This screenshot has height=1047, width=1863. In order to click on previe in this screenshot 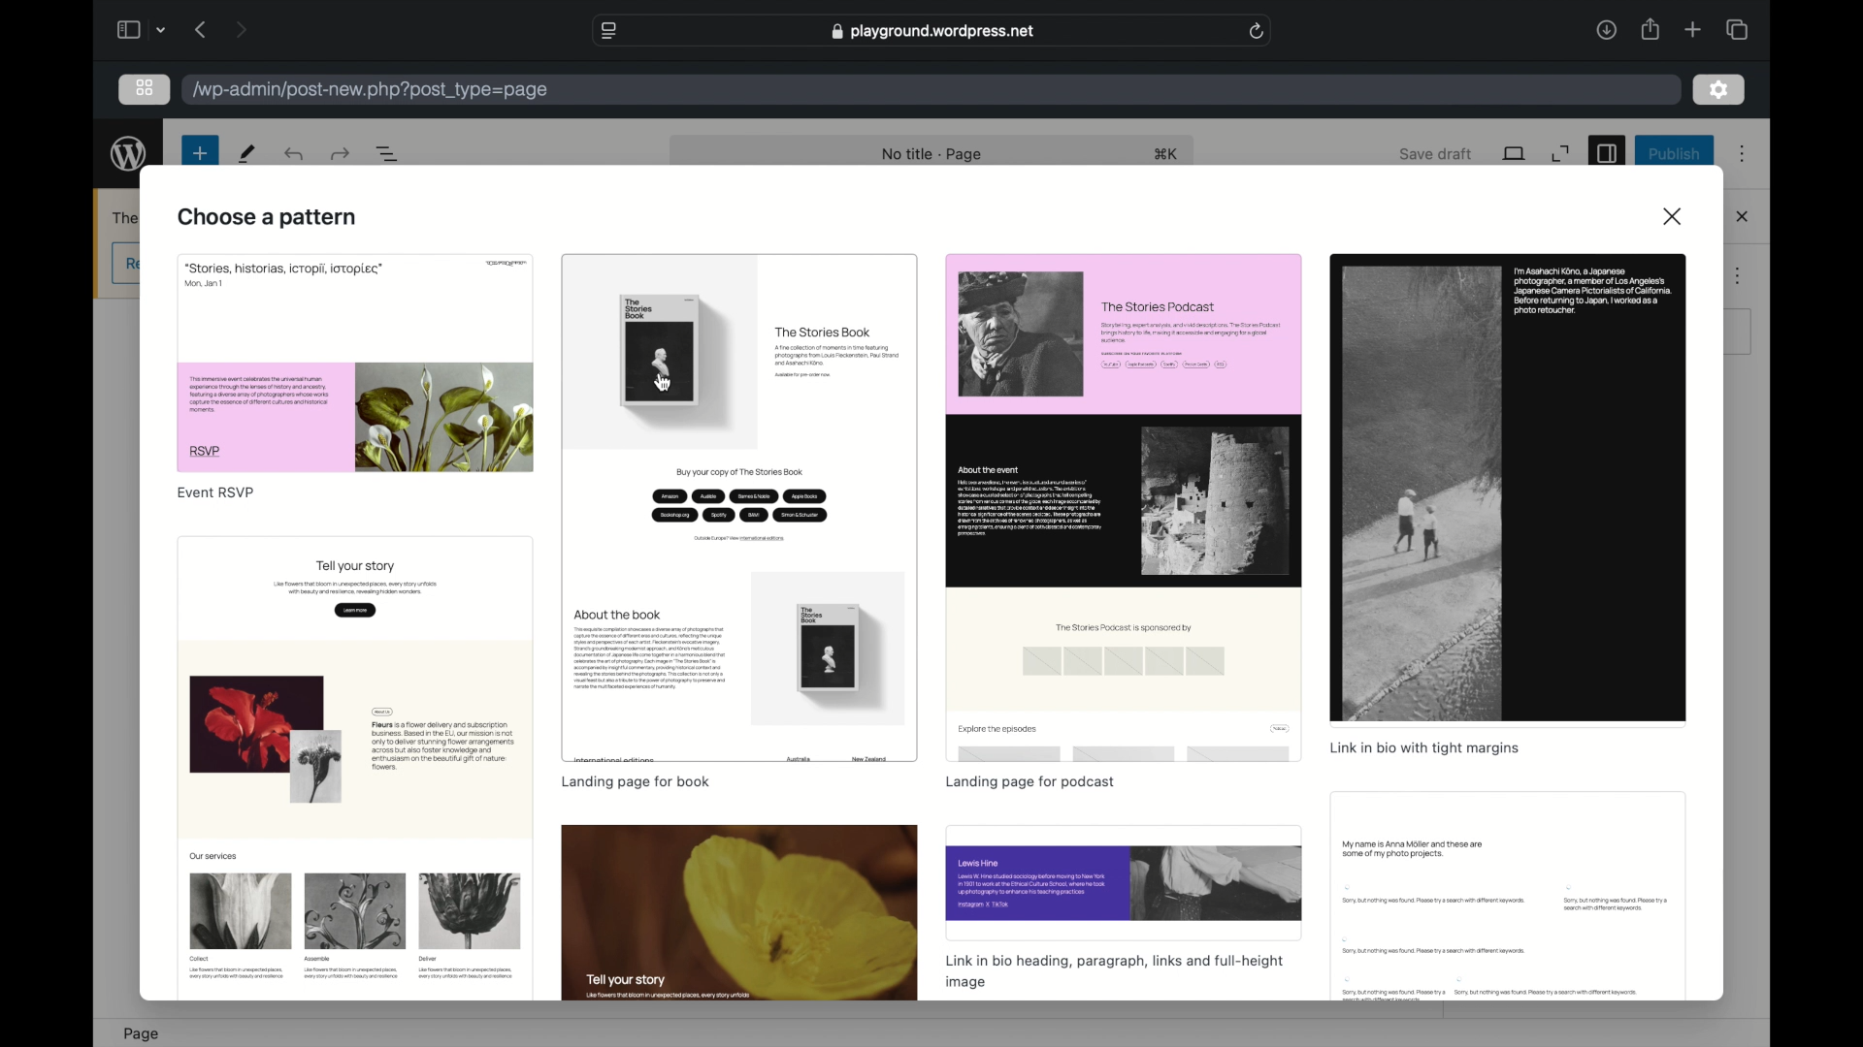, I will do `click(1508, 488)`.